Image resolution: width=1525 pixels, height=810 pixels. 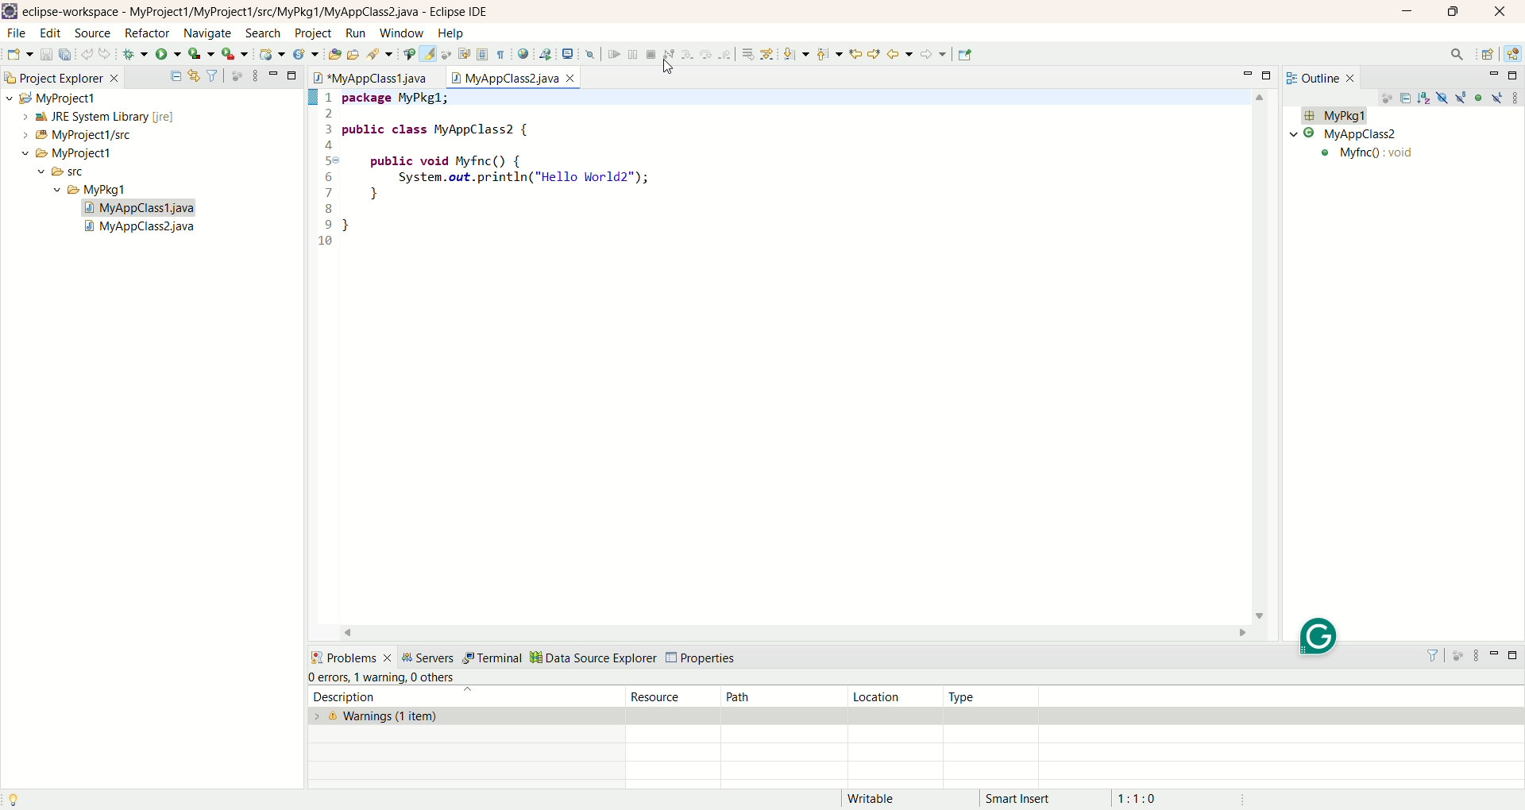 What do you see at coordinates (994, 696) in the screenshot?
I see `type` at bounding box center [994, 696].